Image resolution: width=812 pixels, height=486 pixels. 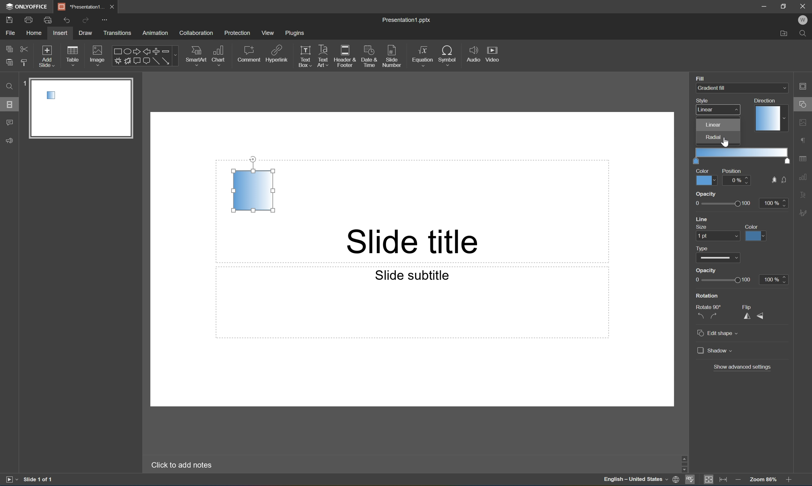 What do you see at coordinates (718, 334) in the screenshot?
I see `Edit shape` at bounding box center [718, 334].